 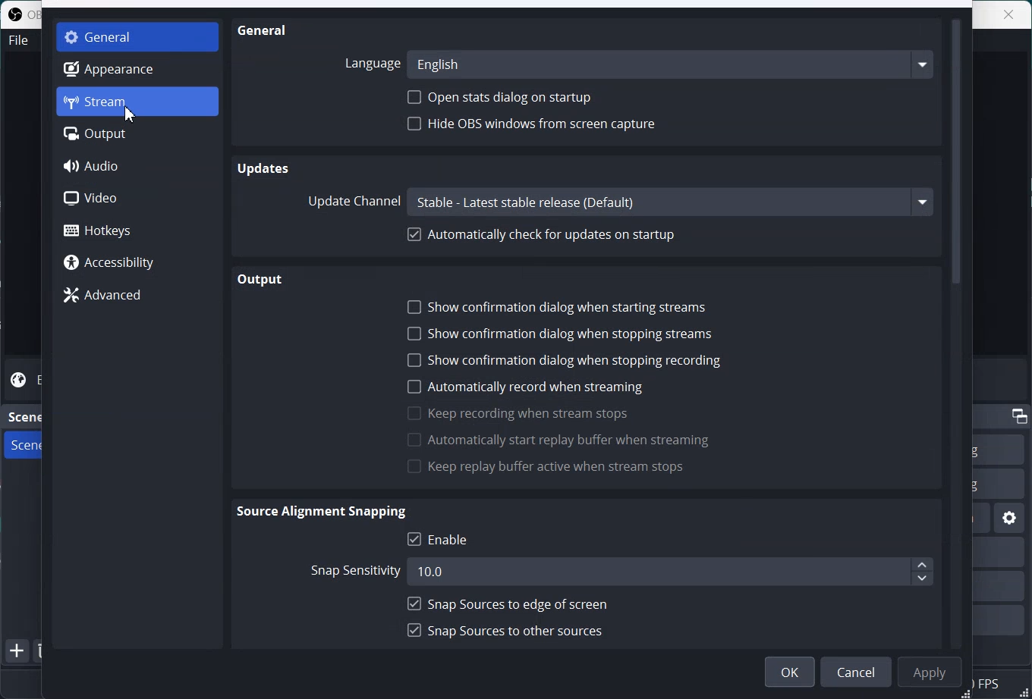 What do you see at coordinates (555, 440) in the screenshot?
I see `Automatically start replay buffer when streaming` at bounding box center [555, 440].